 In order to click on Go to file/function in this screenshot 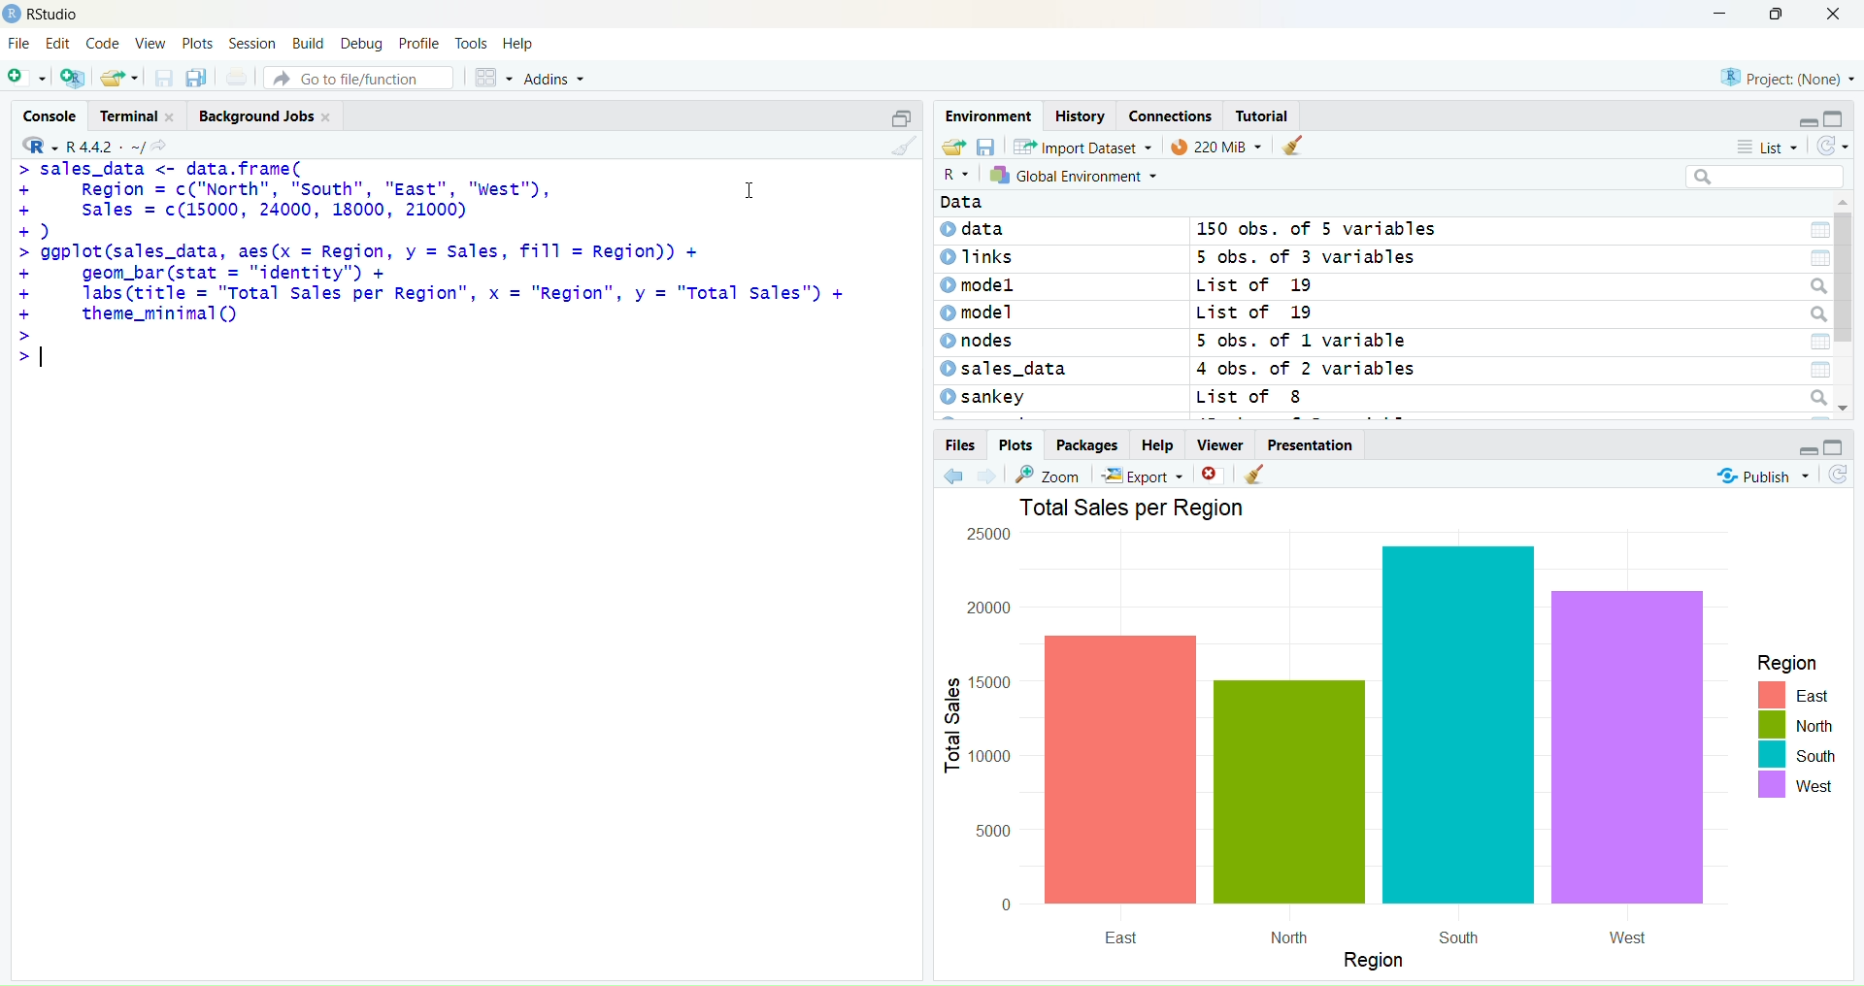, I will do `click(357, 75)`.